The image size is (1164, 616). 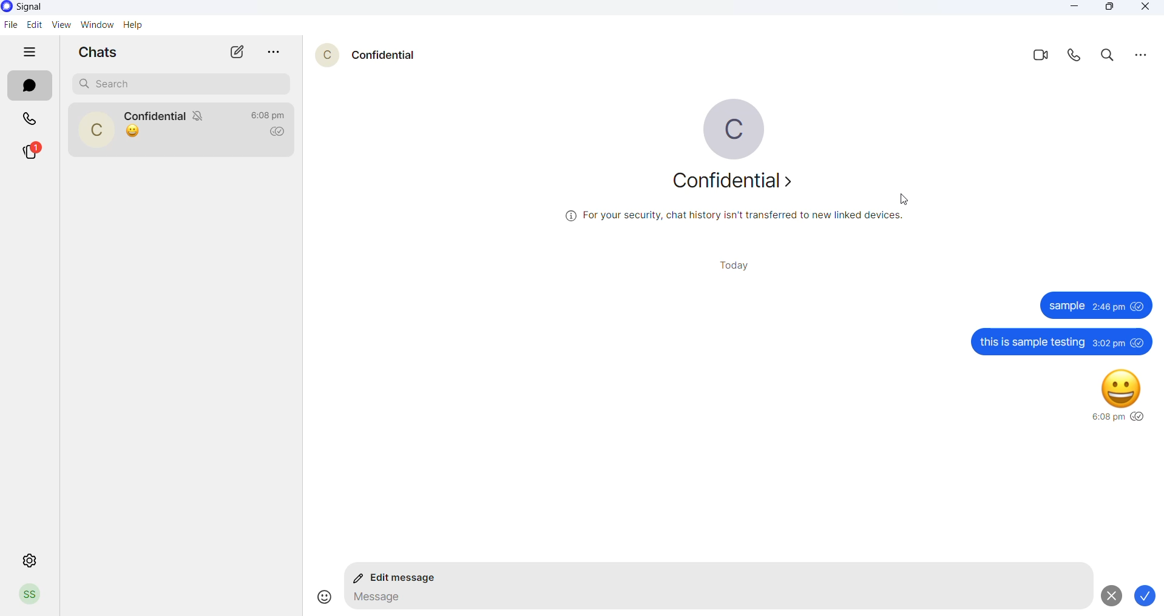 I want to click on more options, so click(x=1141, y=55).